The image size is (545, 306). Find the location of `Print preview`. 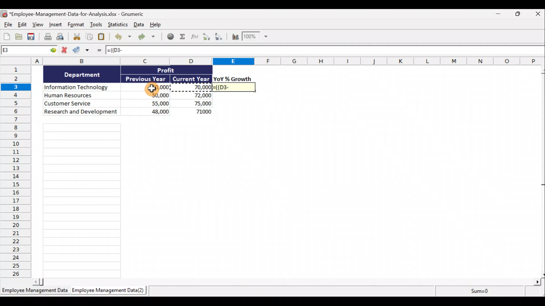

Print preview is located at coordinates (61, 37).